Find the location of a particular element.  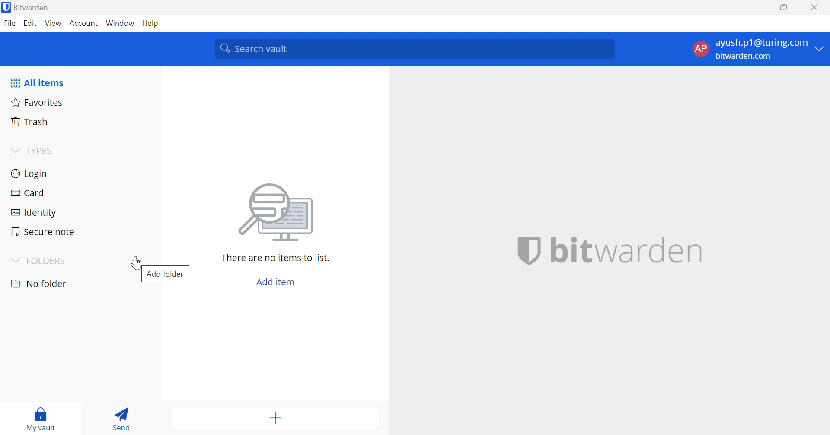

There are no items to list is located at coordinates (275, 258).